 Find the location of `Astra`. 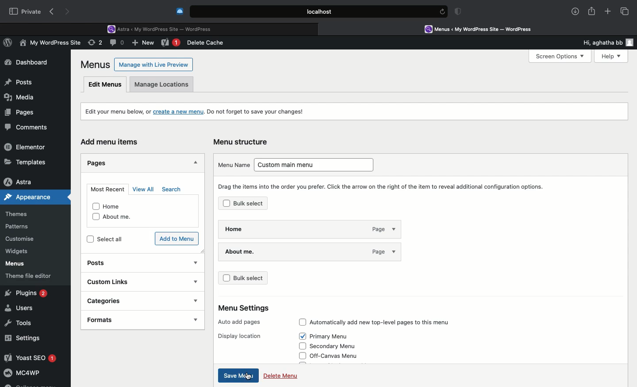

Astra is located at coordinates (26, 182).